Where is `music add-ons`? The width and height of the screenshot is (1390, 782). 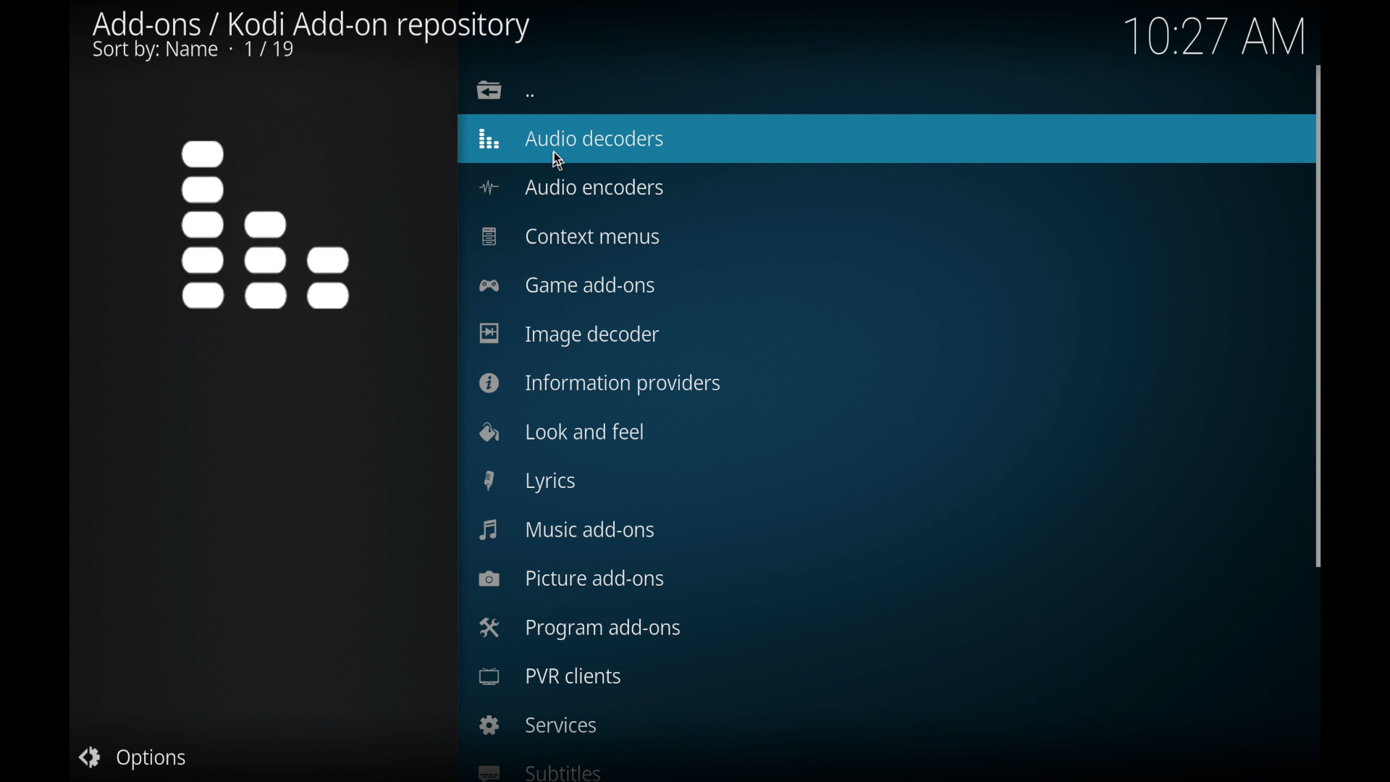 music add-ons is located at coordinates (569, 529).